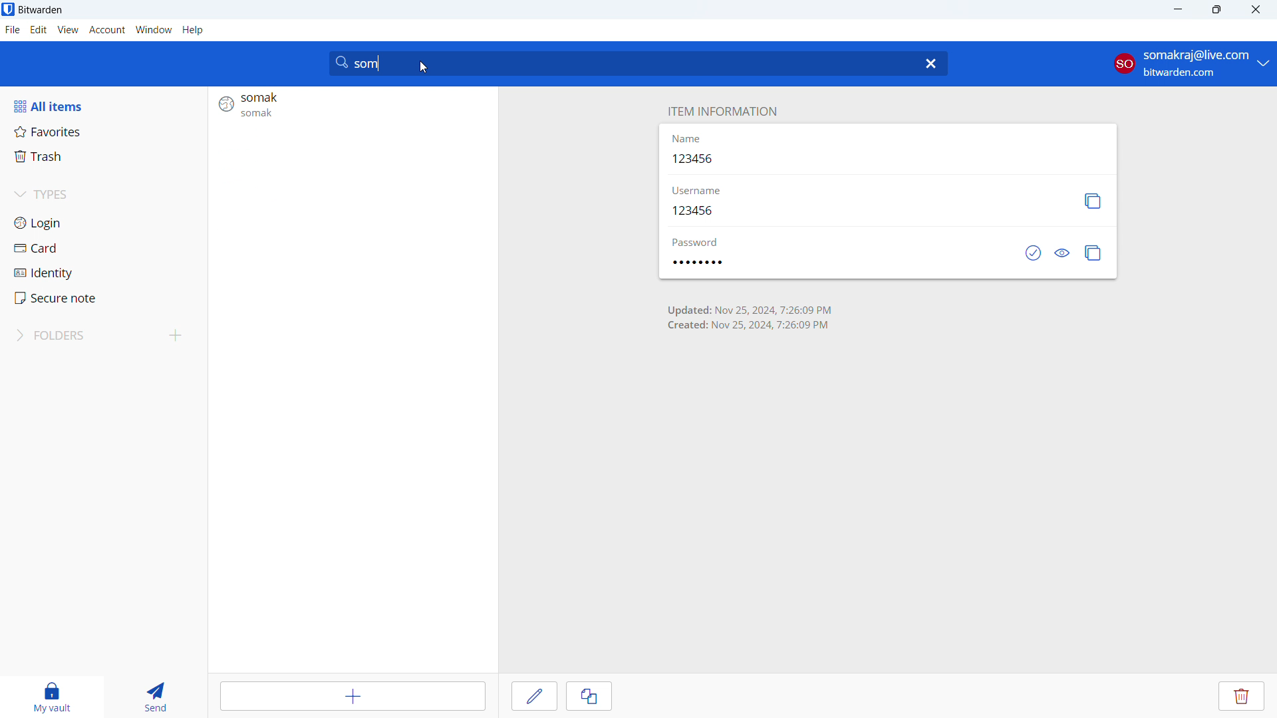 Image resolution: width=1277 pixels, height=718 pixels. I want to click on identity, so click(102, 272).